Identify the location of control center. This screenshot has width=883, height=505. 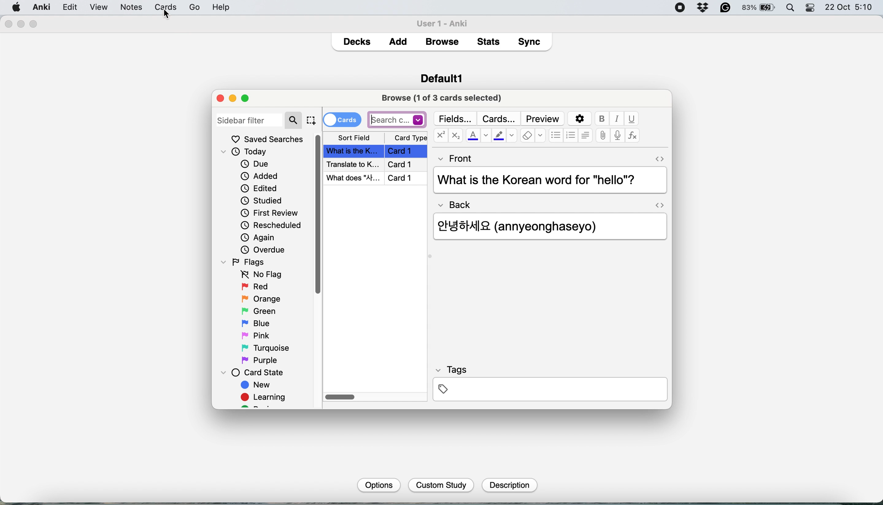
(811, 8).